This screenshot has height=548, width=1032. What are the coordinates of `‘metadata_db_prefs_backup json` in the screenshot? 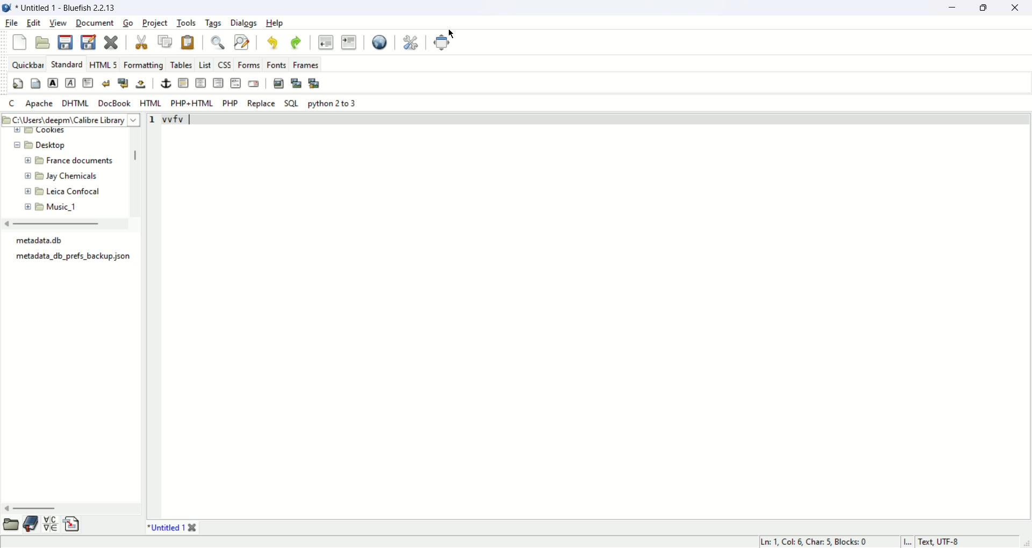 It's located at (71, 257).